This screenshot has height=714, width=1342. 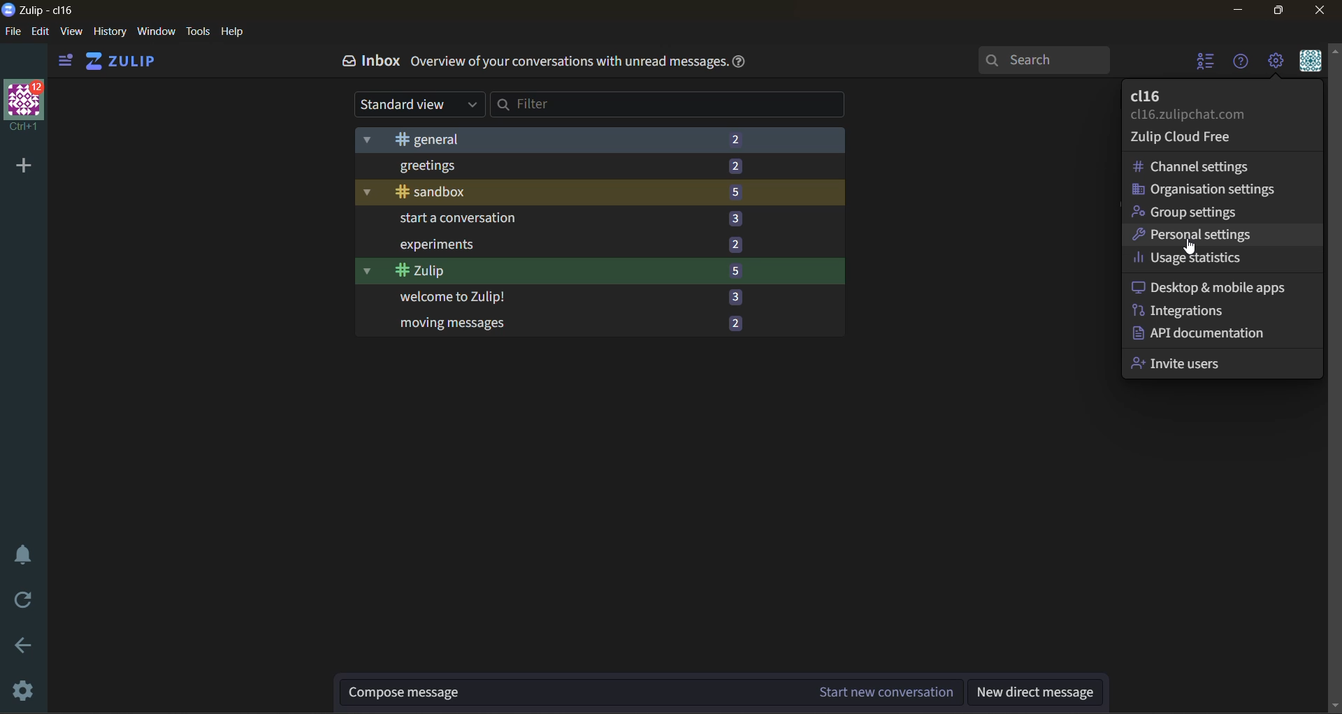 I want to click on organisation settings, so click(x=1204, y=191).